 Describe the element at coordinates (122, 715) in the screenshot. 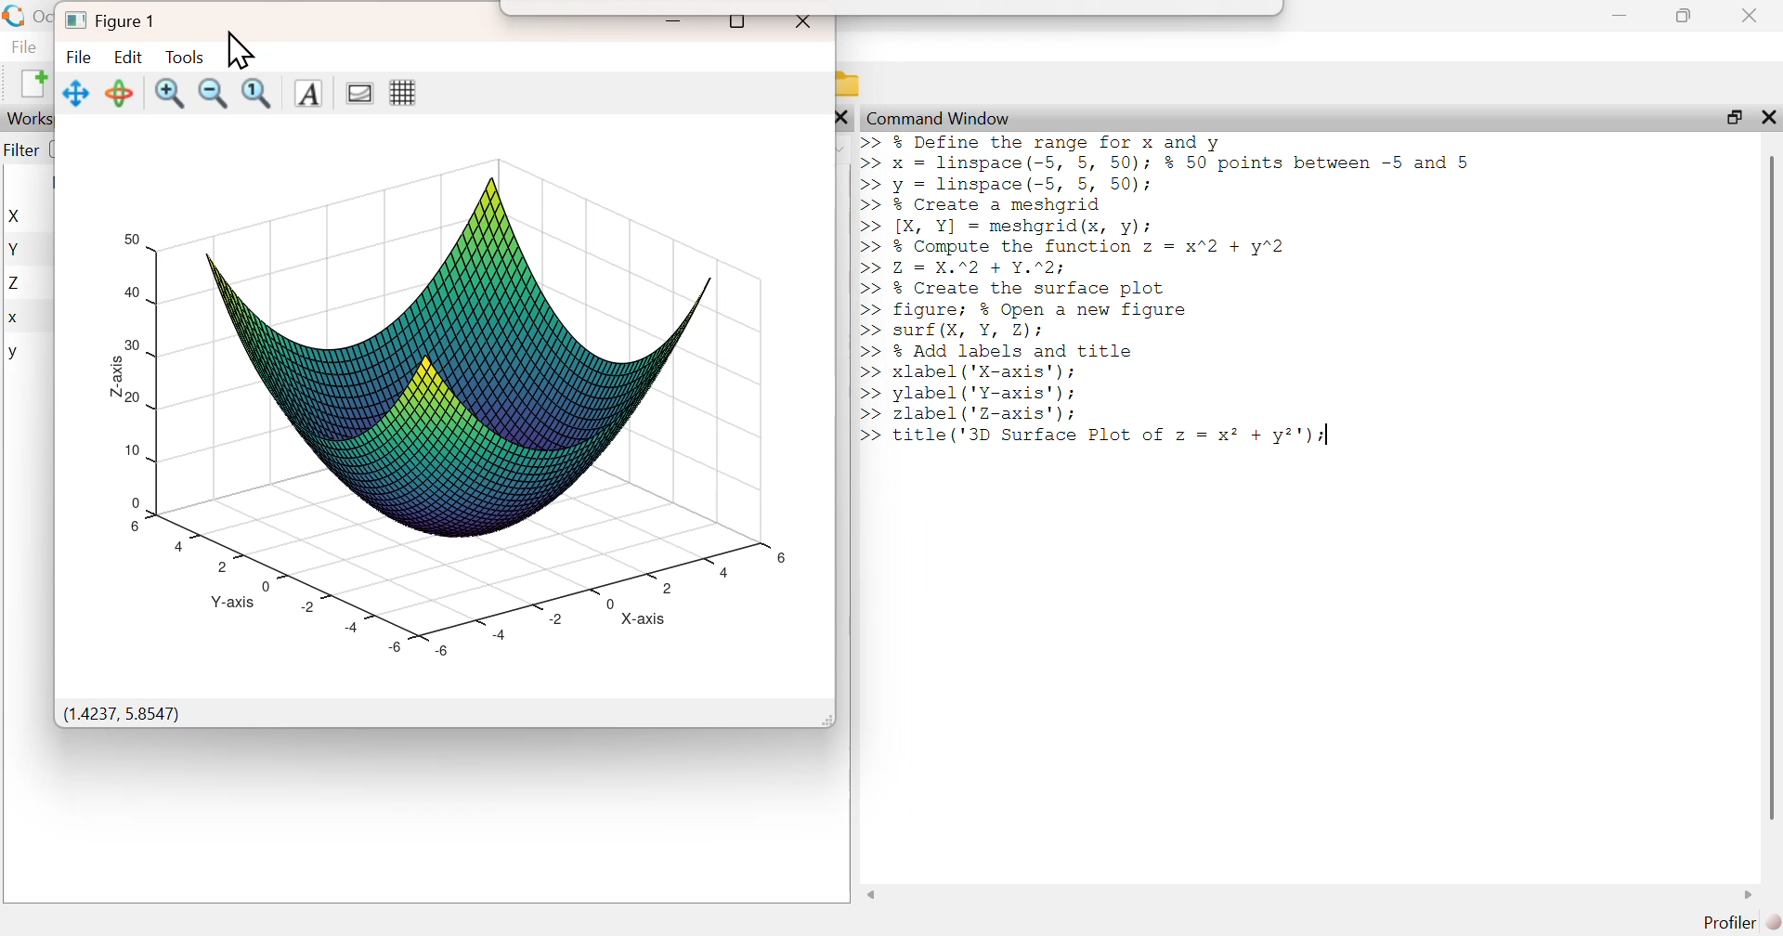

I see `(1.4237, 5.8547)` at that location.